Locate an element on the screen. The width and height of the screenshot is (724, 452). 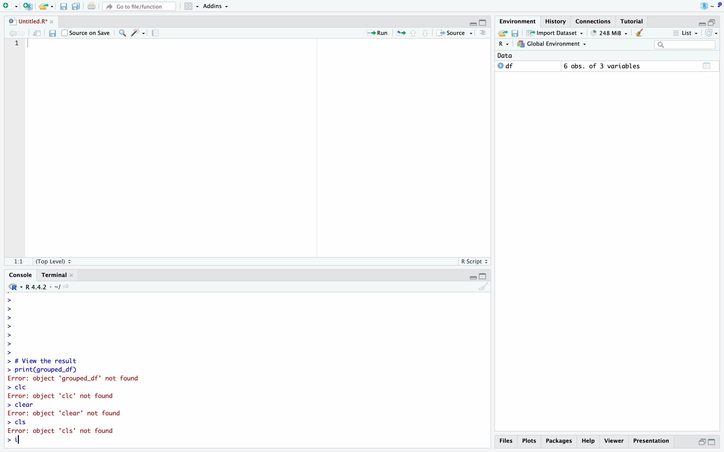
Workspace panes is located at coordinates (190, 7).